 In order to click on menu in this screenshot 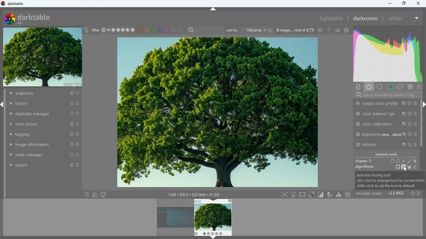, I will do `click(419, 193)`.